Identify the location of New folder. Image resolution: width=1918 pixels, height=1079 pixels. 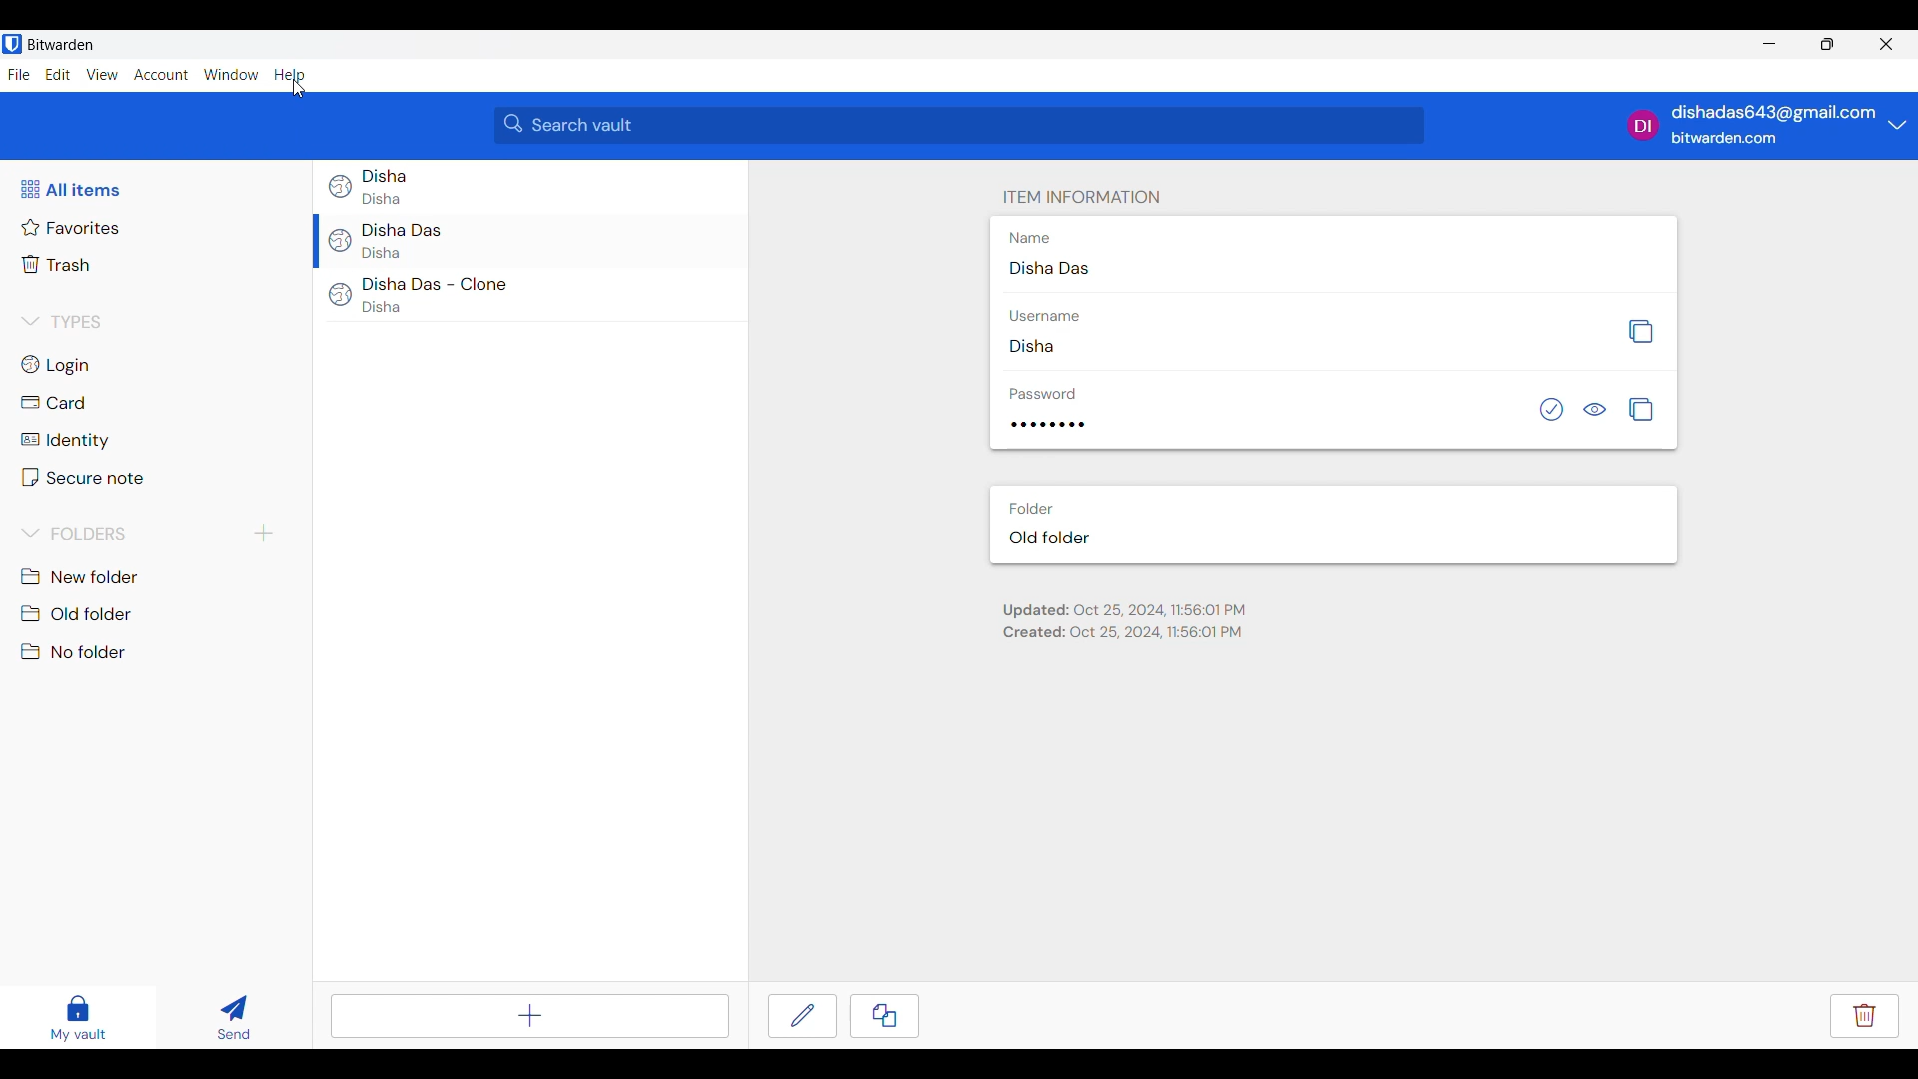
(81, 577).